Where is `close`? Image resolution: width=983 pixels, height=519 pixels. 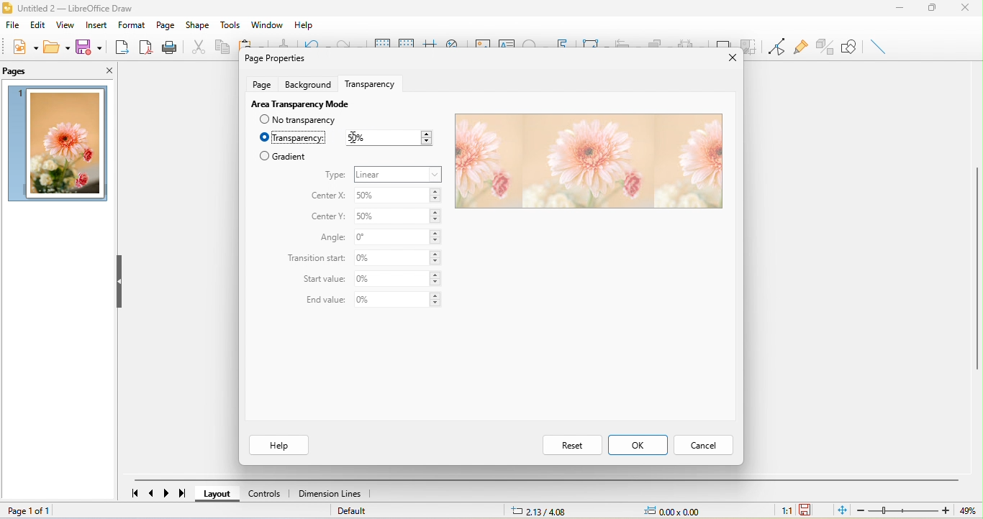 close is located at coordinates (99, 69).